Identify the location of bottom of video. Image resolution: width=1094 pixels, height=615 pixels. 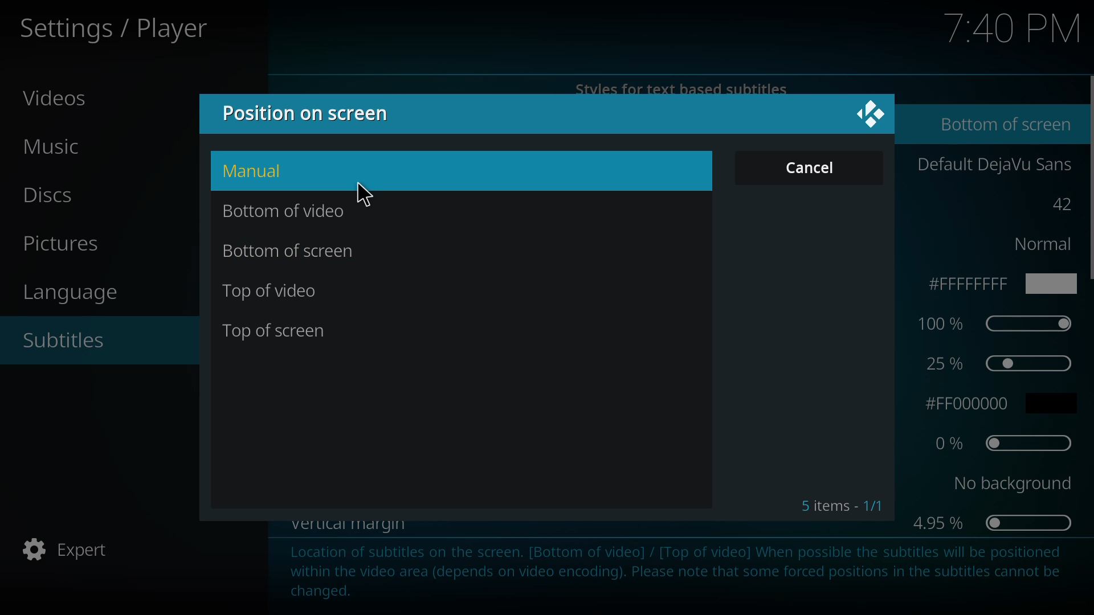
(286, 213).